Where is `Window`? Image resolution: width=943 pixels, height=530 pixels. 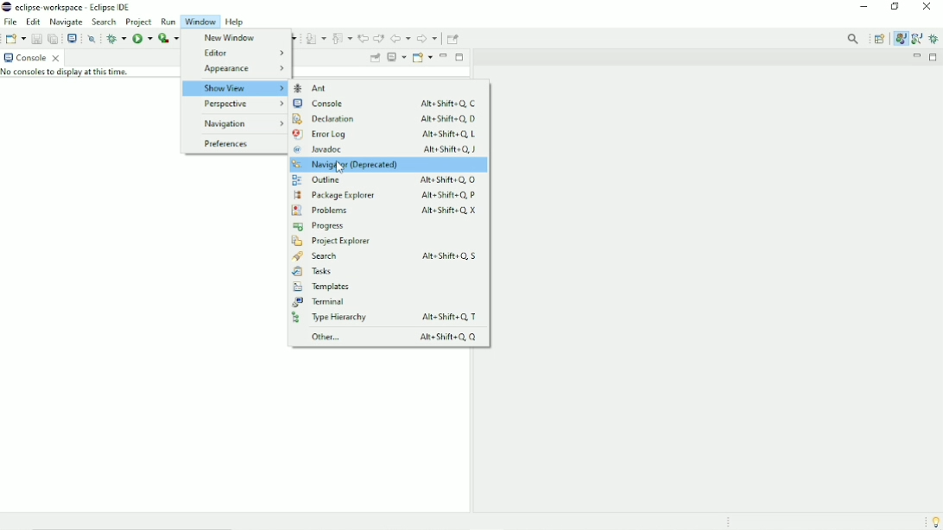
Window is located at coordinates (200, 22).